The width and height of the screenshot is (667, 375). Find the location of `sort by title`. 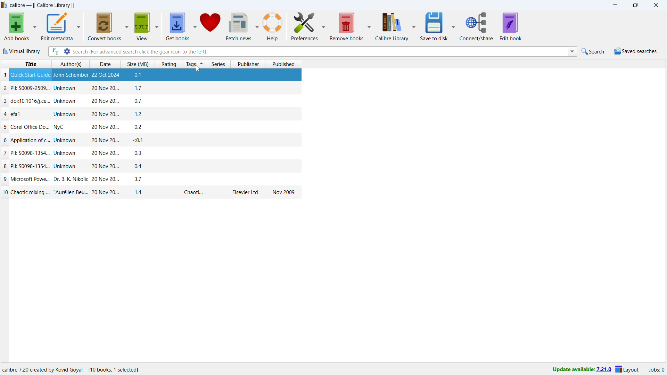

sort by title is located at coordinates (26, 64).